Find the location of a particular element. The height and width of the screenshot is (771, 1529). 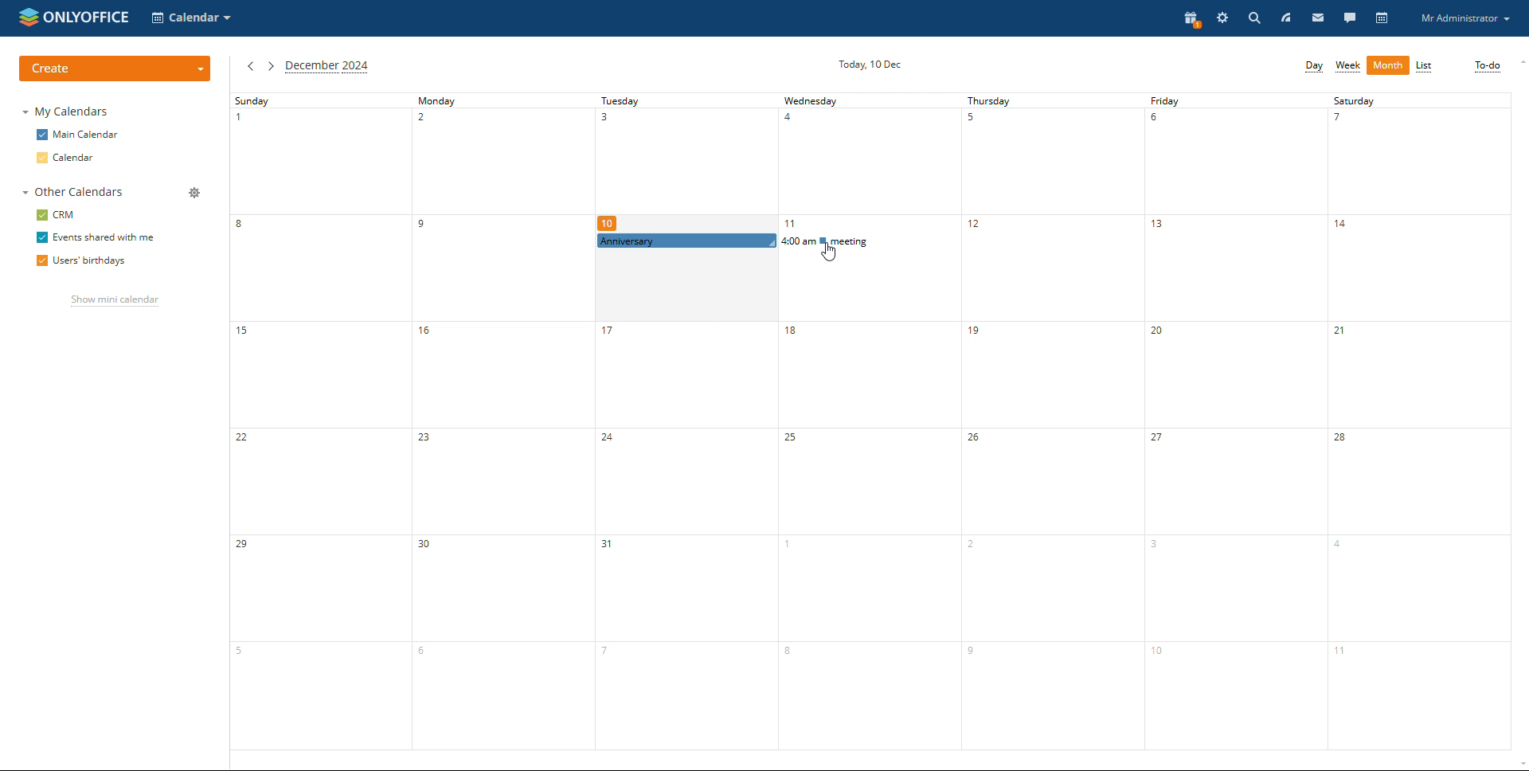

wednesday is located at coordinates (864, 162).